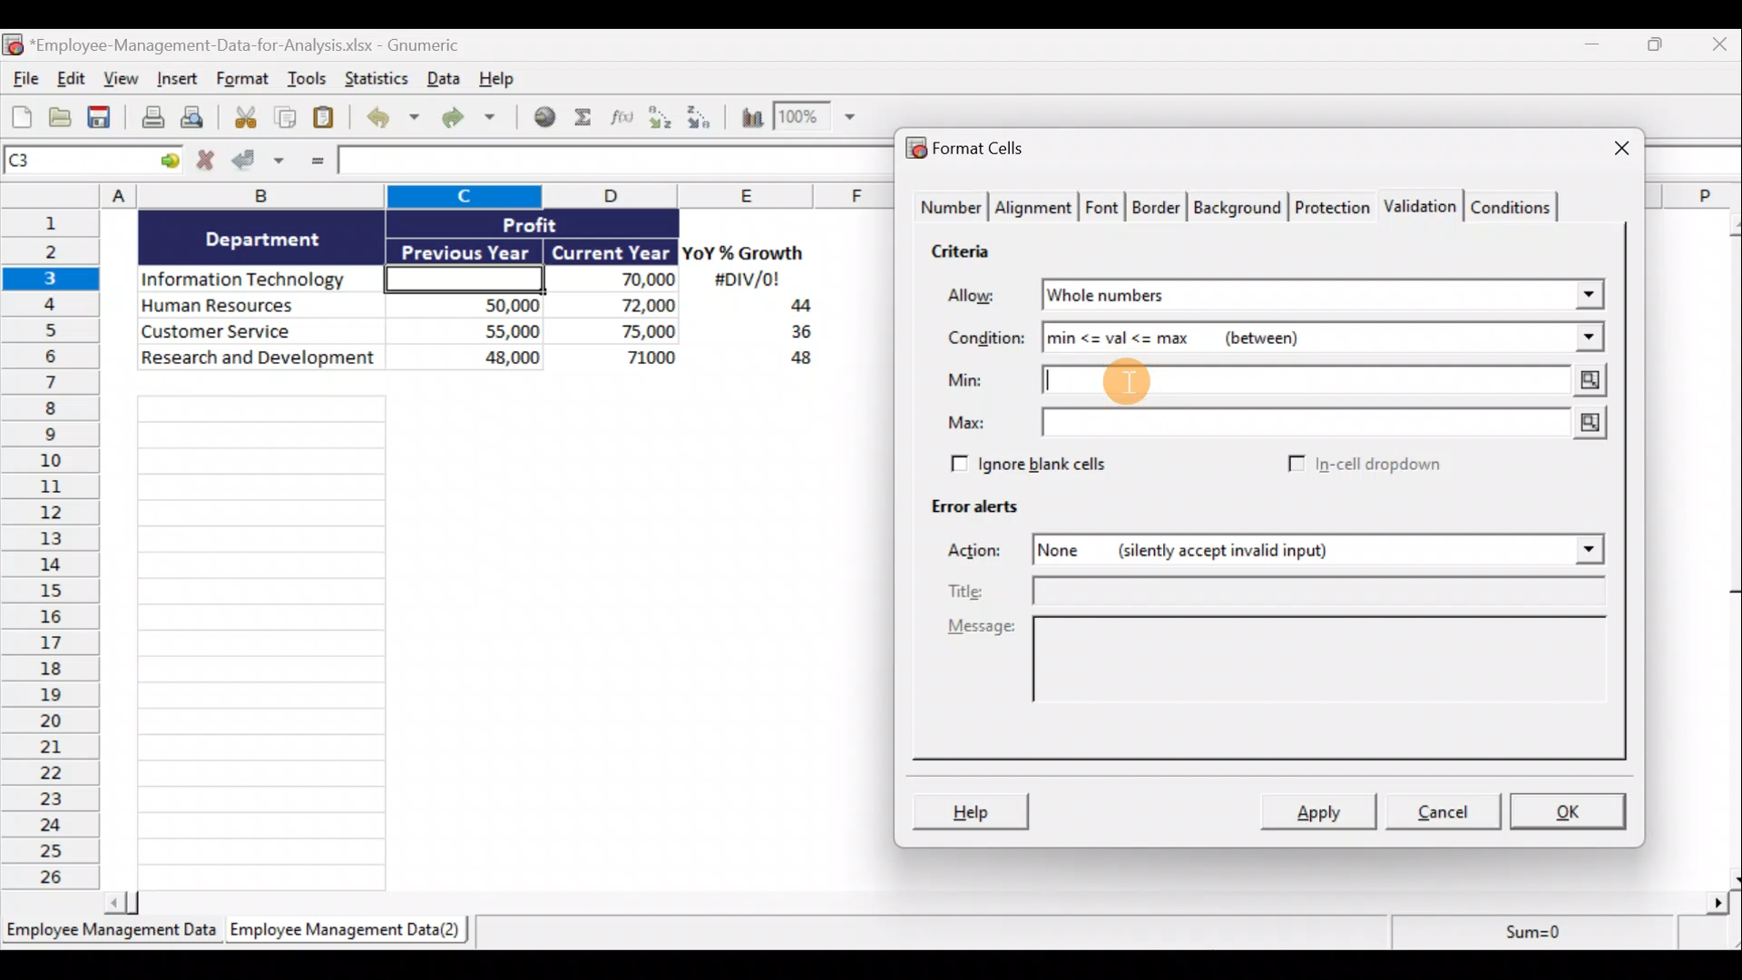 This screenshot has width=1742, height=980. What do you see at coordinates (1517, 206) in the screenshot?
I see `Conditions` at bounding box center [1517, 206].